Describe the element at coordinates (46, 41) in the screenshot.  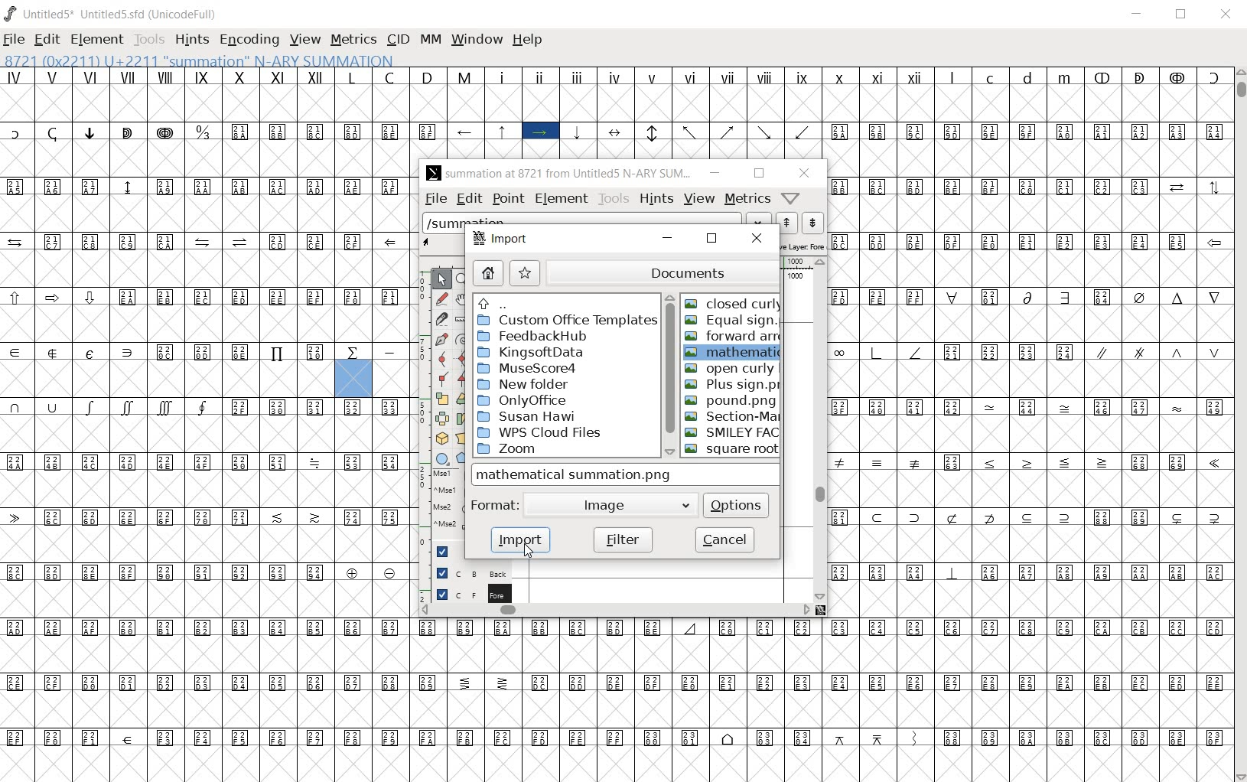
I see `EDIT` at that location.